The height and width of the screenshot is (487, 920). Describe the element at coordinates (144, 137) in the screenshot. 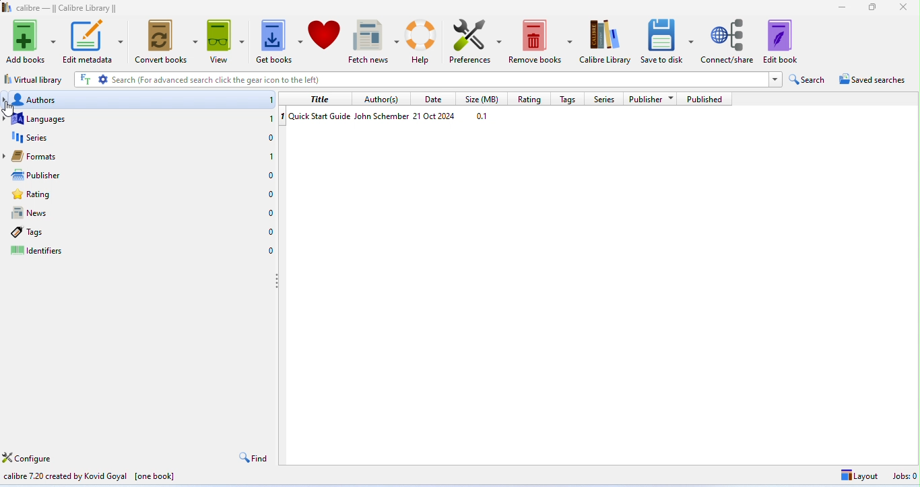

I see `series` at that location.